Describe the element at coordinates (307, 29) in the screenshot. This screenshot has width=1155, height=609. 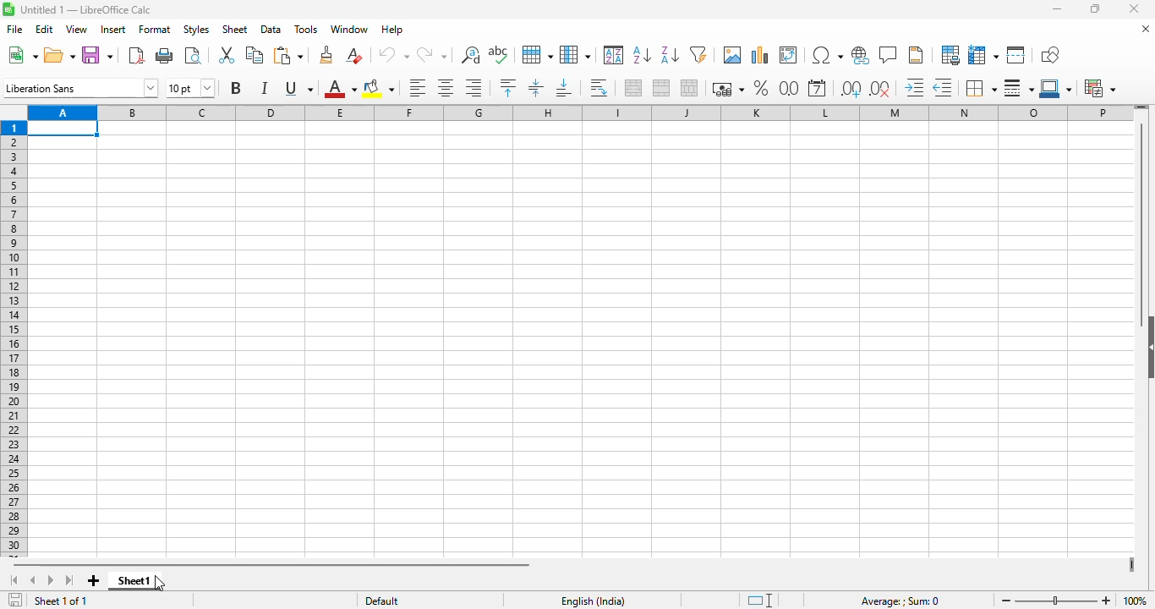
I see `tools` at that location.